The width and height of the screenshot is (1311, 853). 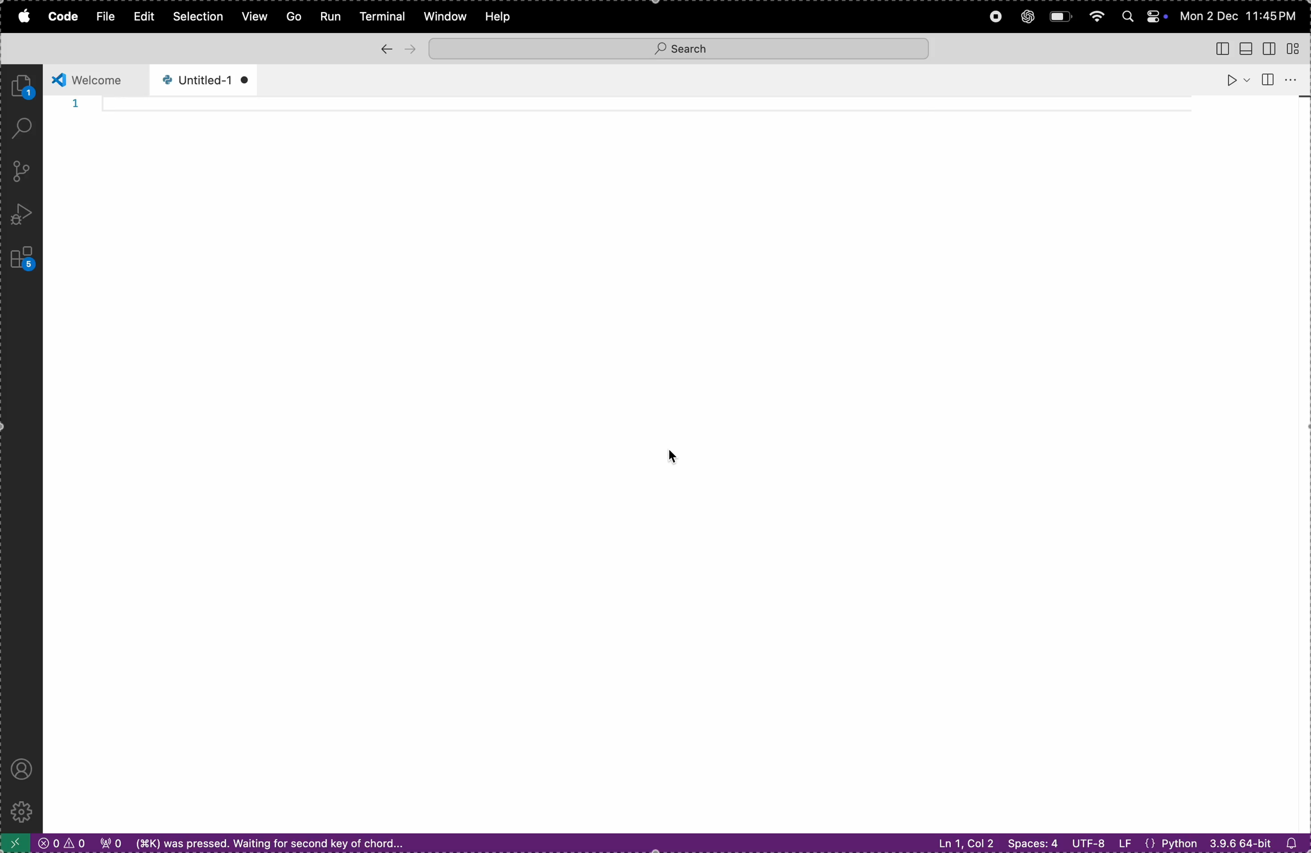 What do you see at coordinates (329, 17) in the screenshot?
I see `run` at bounding box center [329, 17].